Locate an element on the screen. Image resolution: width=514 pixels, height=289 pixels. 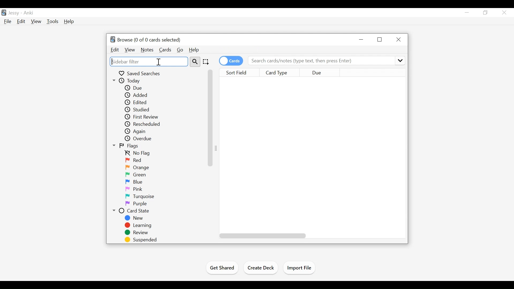
Studied is located at coordinates (137, 109).